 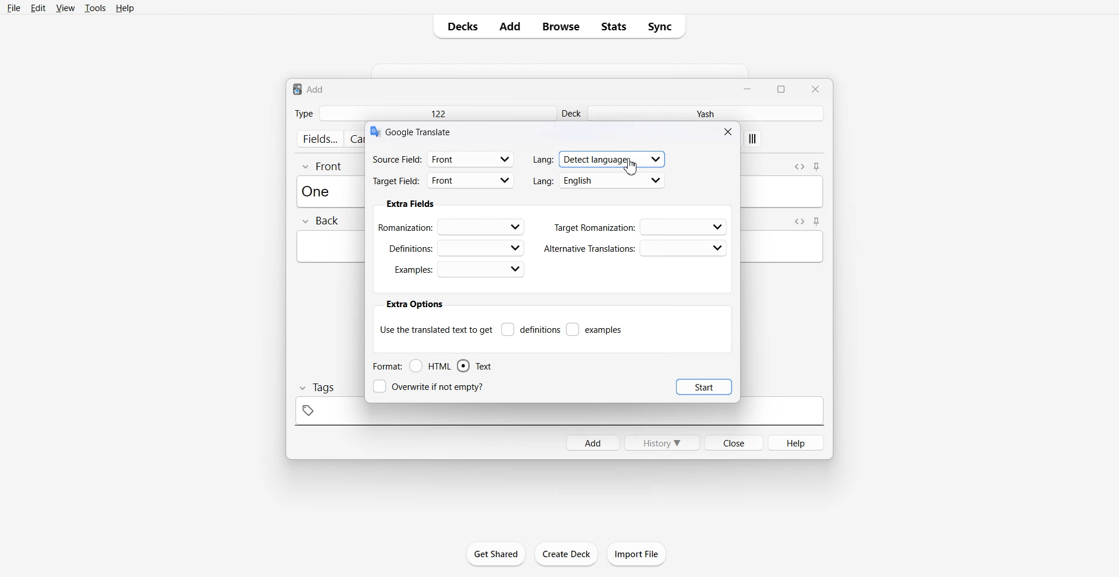 What do you see at coordinates (641, 227) in the screenshot?
I see `Target Romanization` at bounding box center [641, 227].